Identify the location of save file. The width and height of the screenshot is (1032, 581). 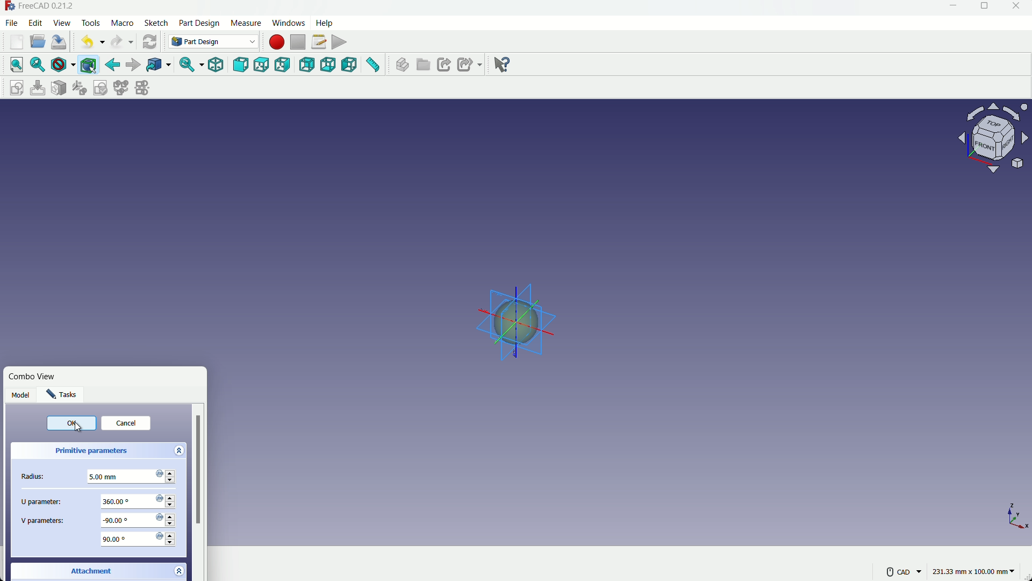
(59, 41).